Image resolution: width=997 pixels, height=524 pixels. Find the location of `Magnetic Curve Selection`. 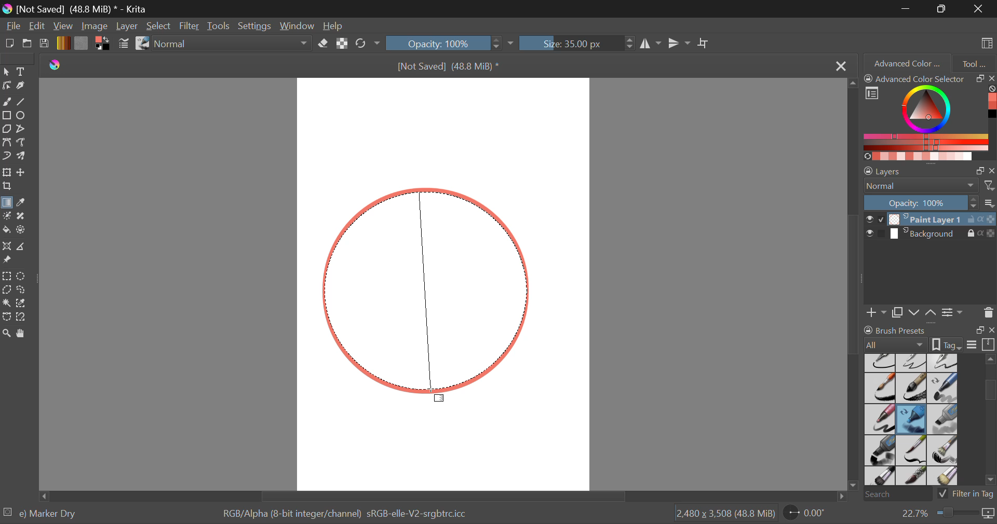

Magnetic Curve Selection is located at coordinates (25, 317).